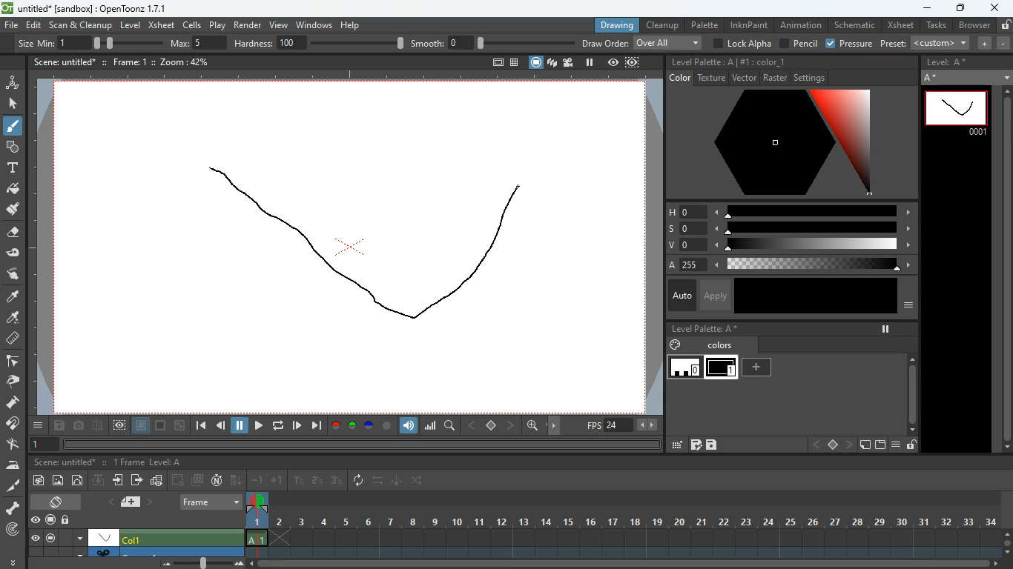 This screenshot has height=569, width=1013. I want to click on middle, so click(834, 445).